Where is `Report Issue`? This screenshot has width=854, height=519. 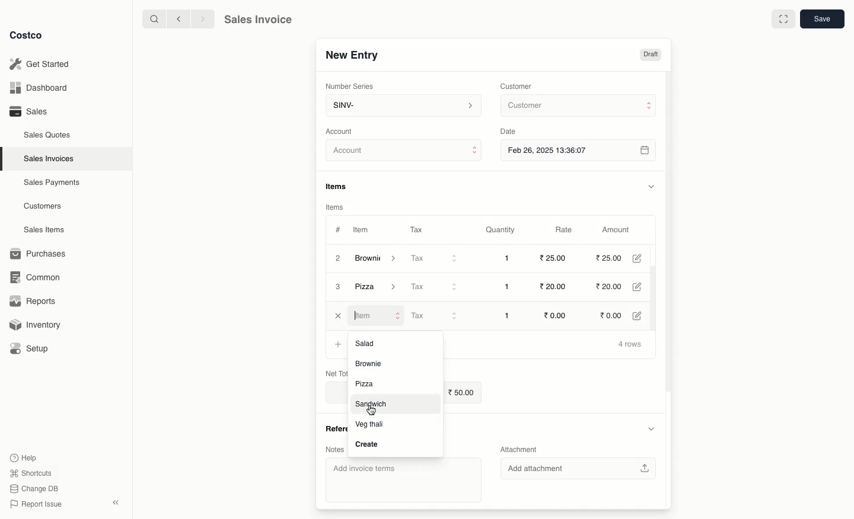 Report Issue is located at coordinates (34, 504).